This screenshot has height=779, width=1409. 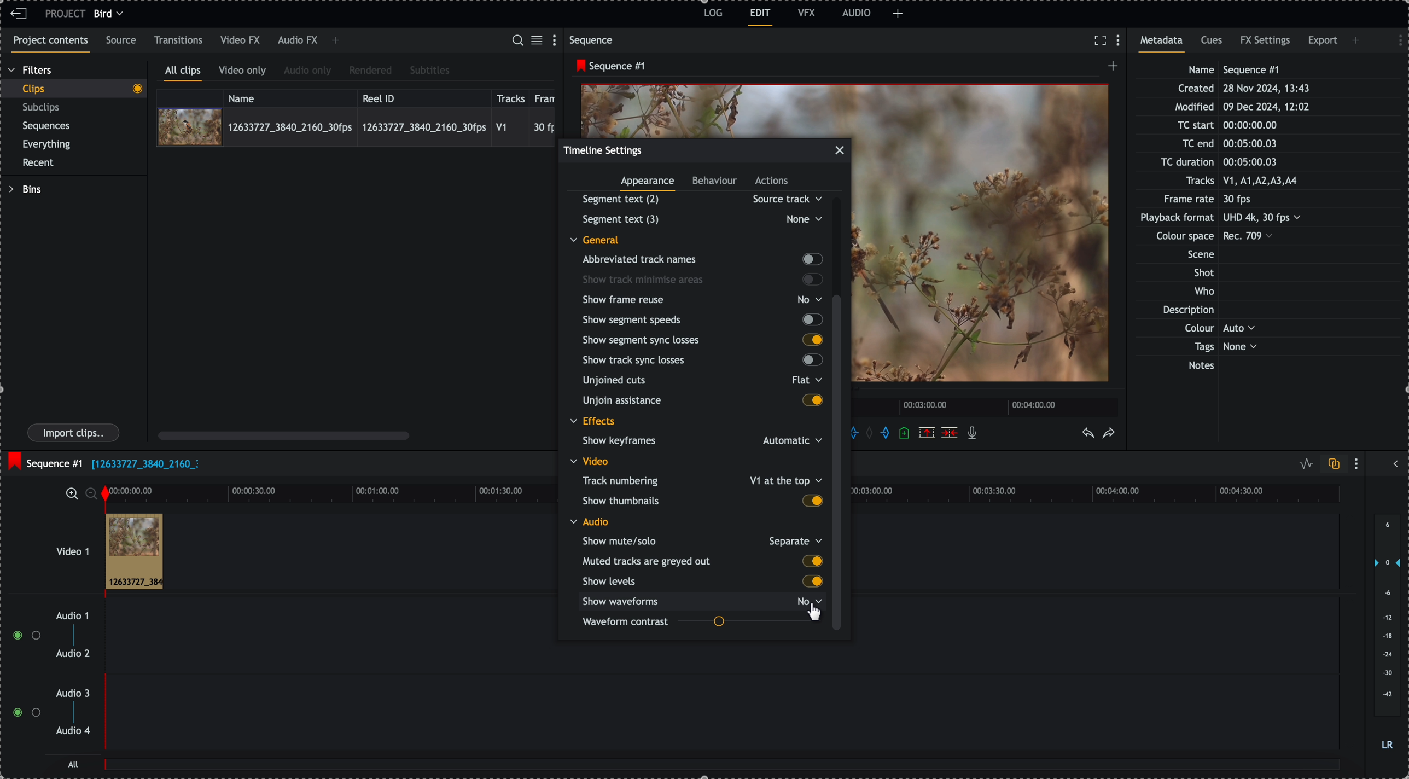 What do you see at coordinates (179, 40) in the screenshot?
I see `transitions` at bounding box center [179, 40].